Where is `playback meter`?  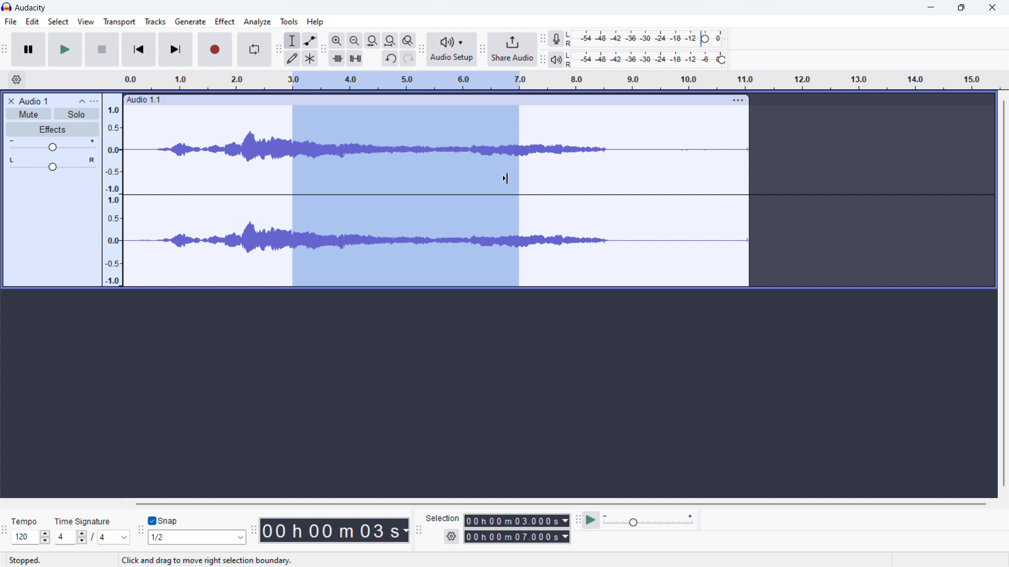
playback meter is located at coordinates (557, 59).